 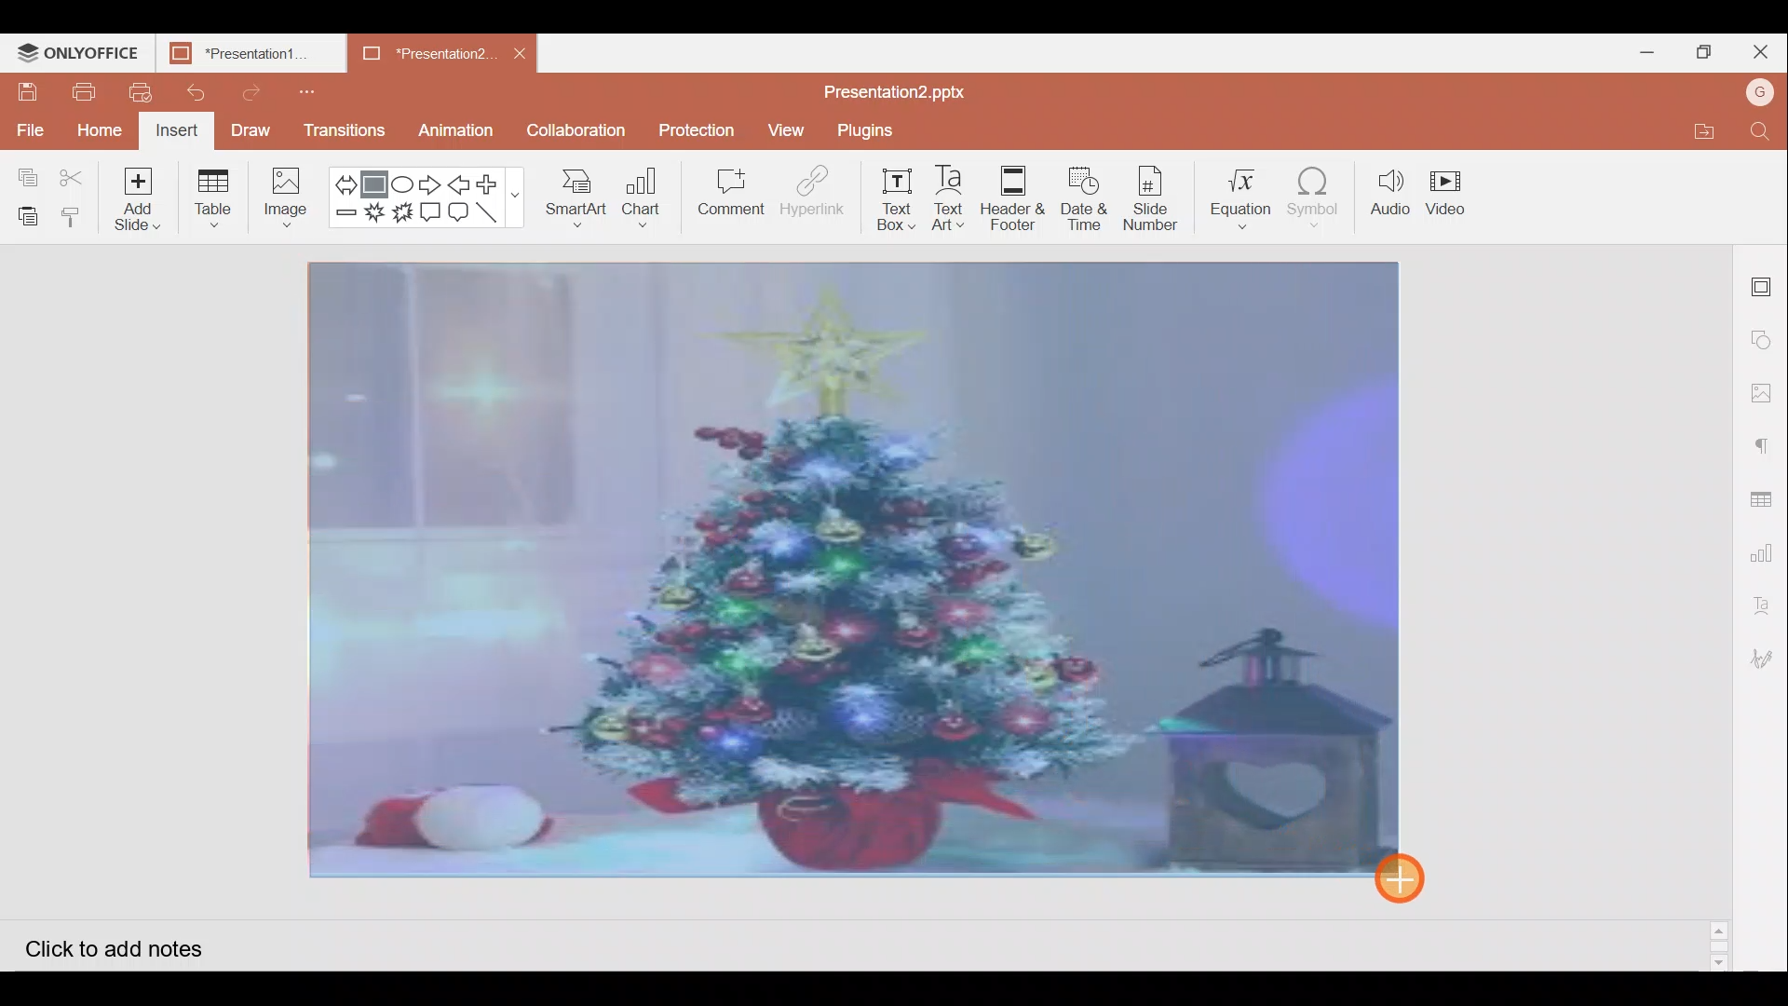 What do you see at coordinates (345, 218) in the screenshot?
I see `Minus` at bounding box center [345, 218].